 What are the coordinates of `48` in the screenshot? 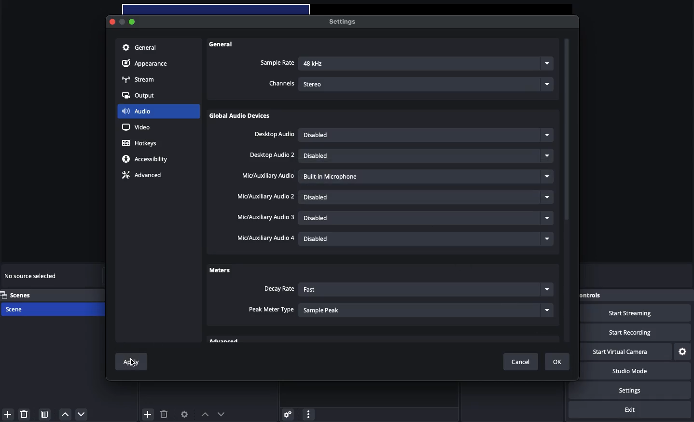 It's located at (427, 64).